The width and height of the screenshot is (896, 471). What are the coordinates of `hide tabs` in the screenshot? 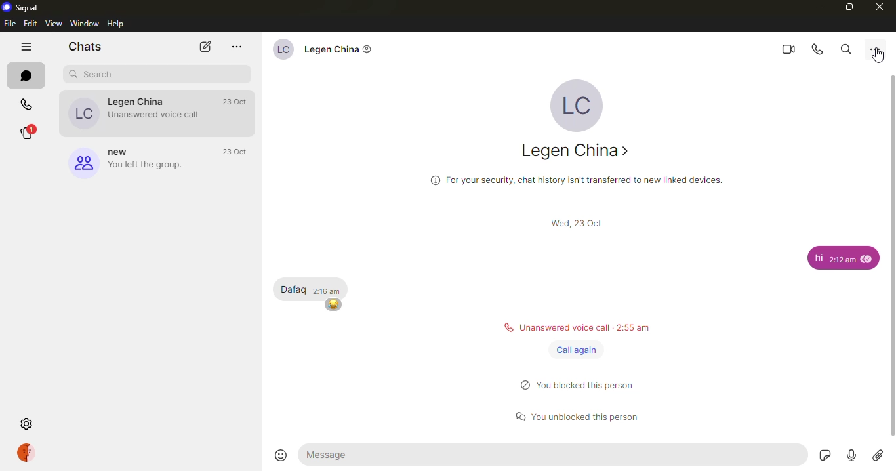 It's located at (28, 45).